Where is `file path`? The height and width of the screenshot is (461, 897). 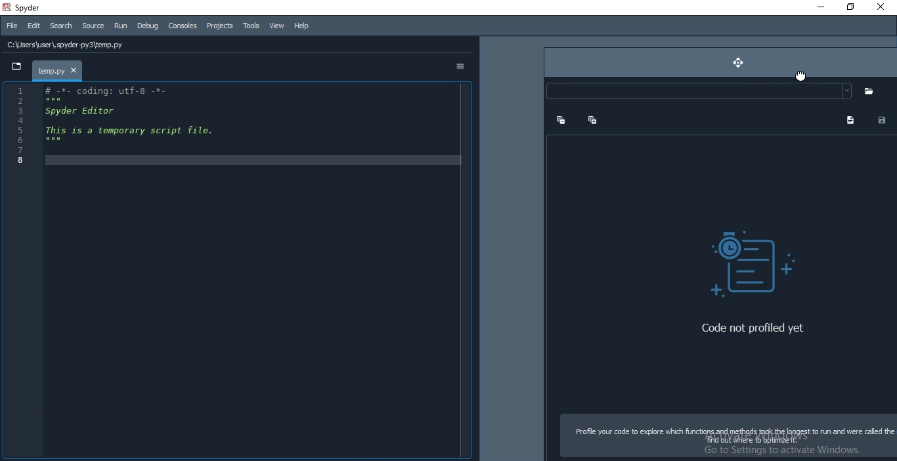 file path is located at coordinates (241, 45).